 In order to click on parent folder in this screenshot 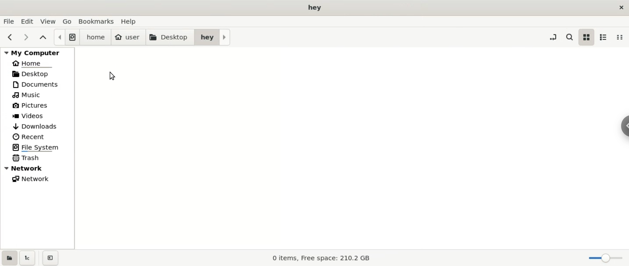, I will do `click(44, 38)`.